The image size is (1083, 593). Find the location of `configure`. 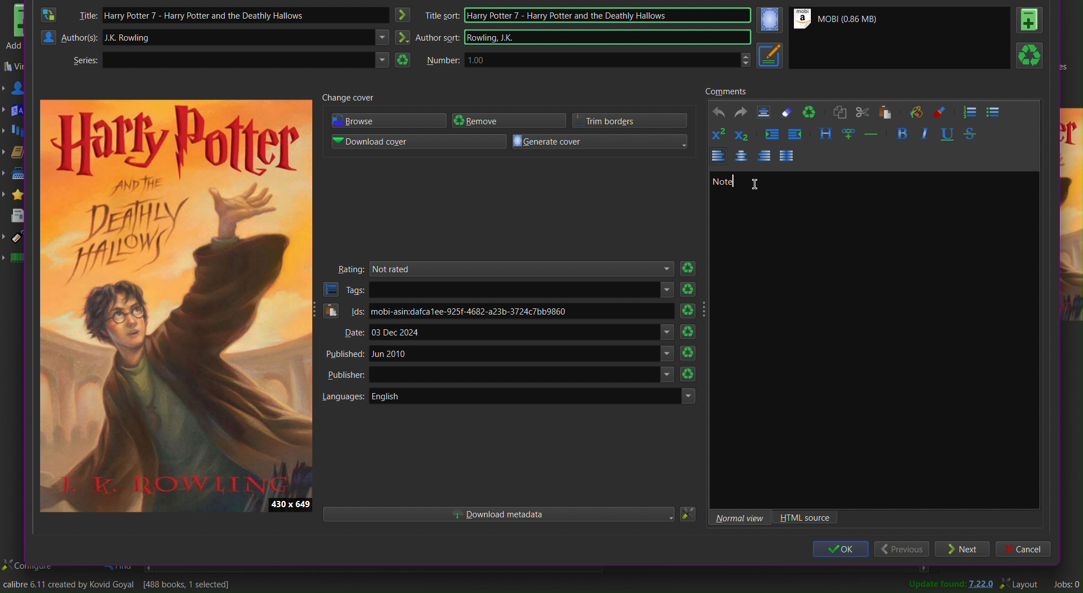

configure is located at coordinates (30, 567).